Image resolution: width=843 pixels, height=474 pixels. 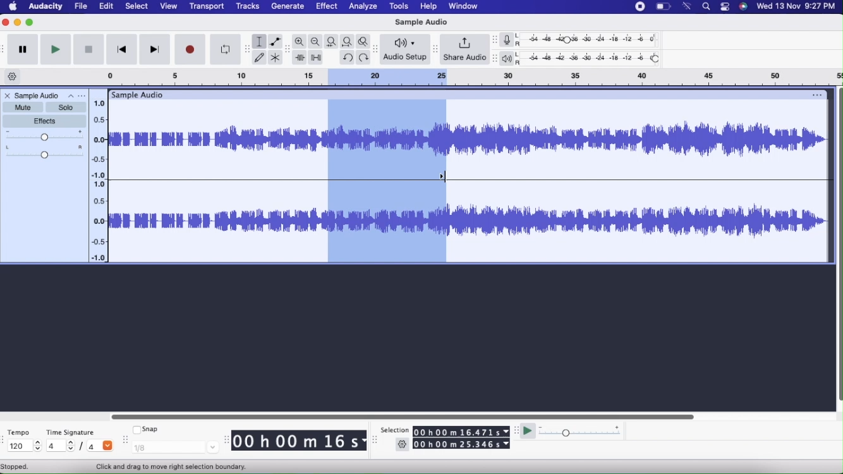 I want to click on Zoom out, so click(x=316, y=42).